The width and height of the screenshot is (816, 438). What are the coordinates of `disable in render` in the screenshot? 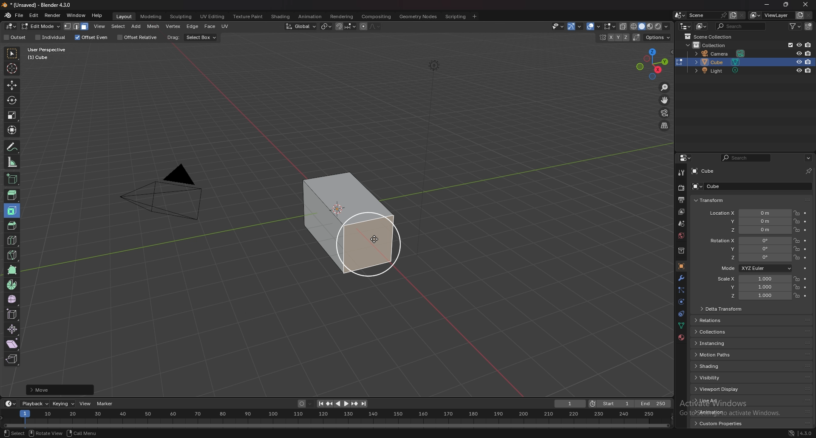 It's located at (807, 45).